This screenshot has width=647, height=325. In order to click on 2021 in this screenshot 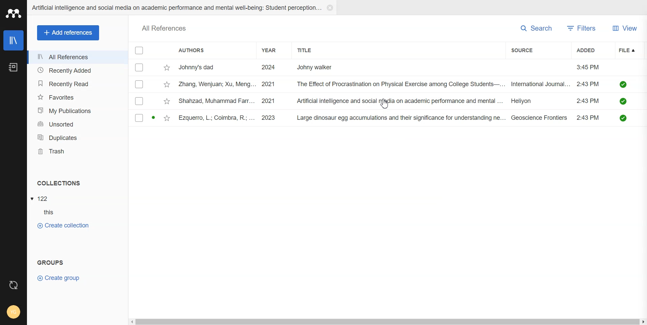, I will do `click(269, 84)`.